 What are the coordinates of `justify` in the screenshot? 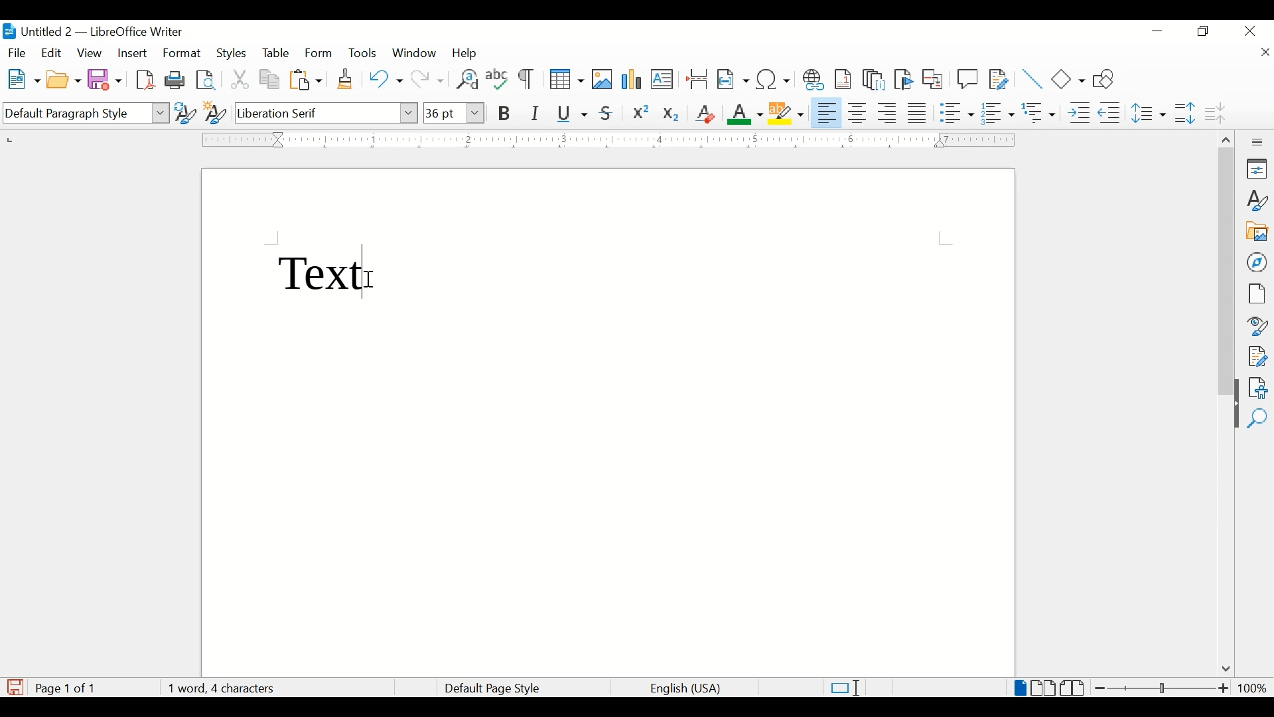 It's located at (918, 113).